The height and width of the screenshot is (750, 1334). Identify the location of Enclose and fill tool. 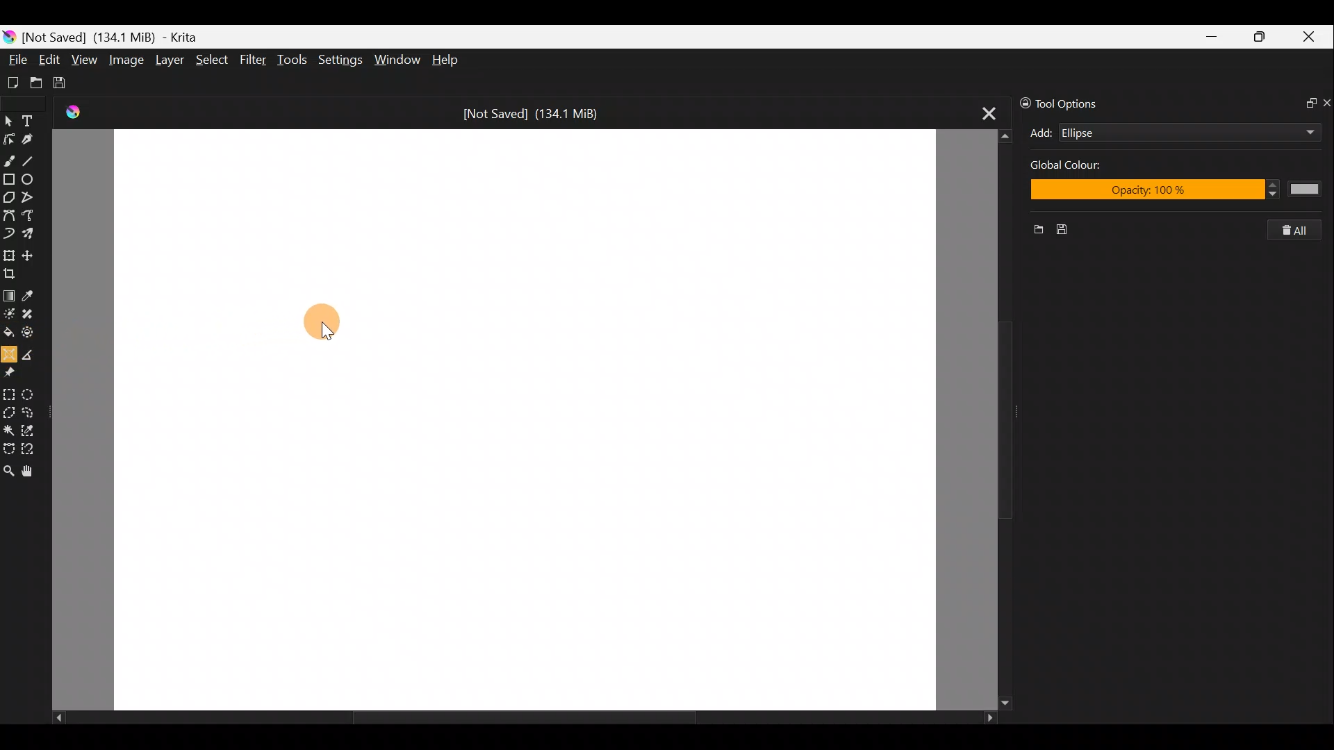
(34, 335).